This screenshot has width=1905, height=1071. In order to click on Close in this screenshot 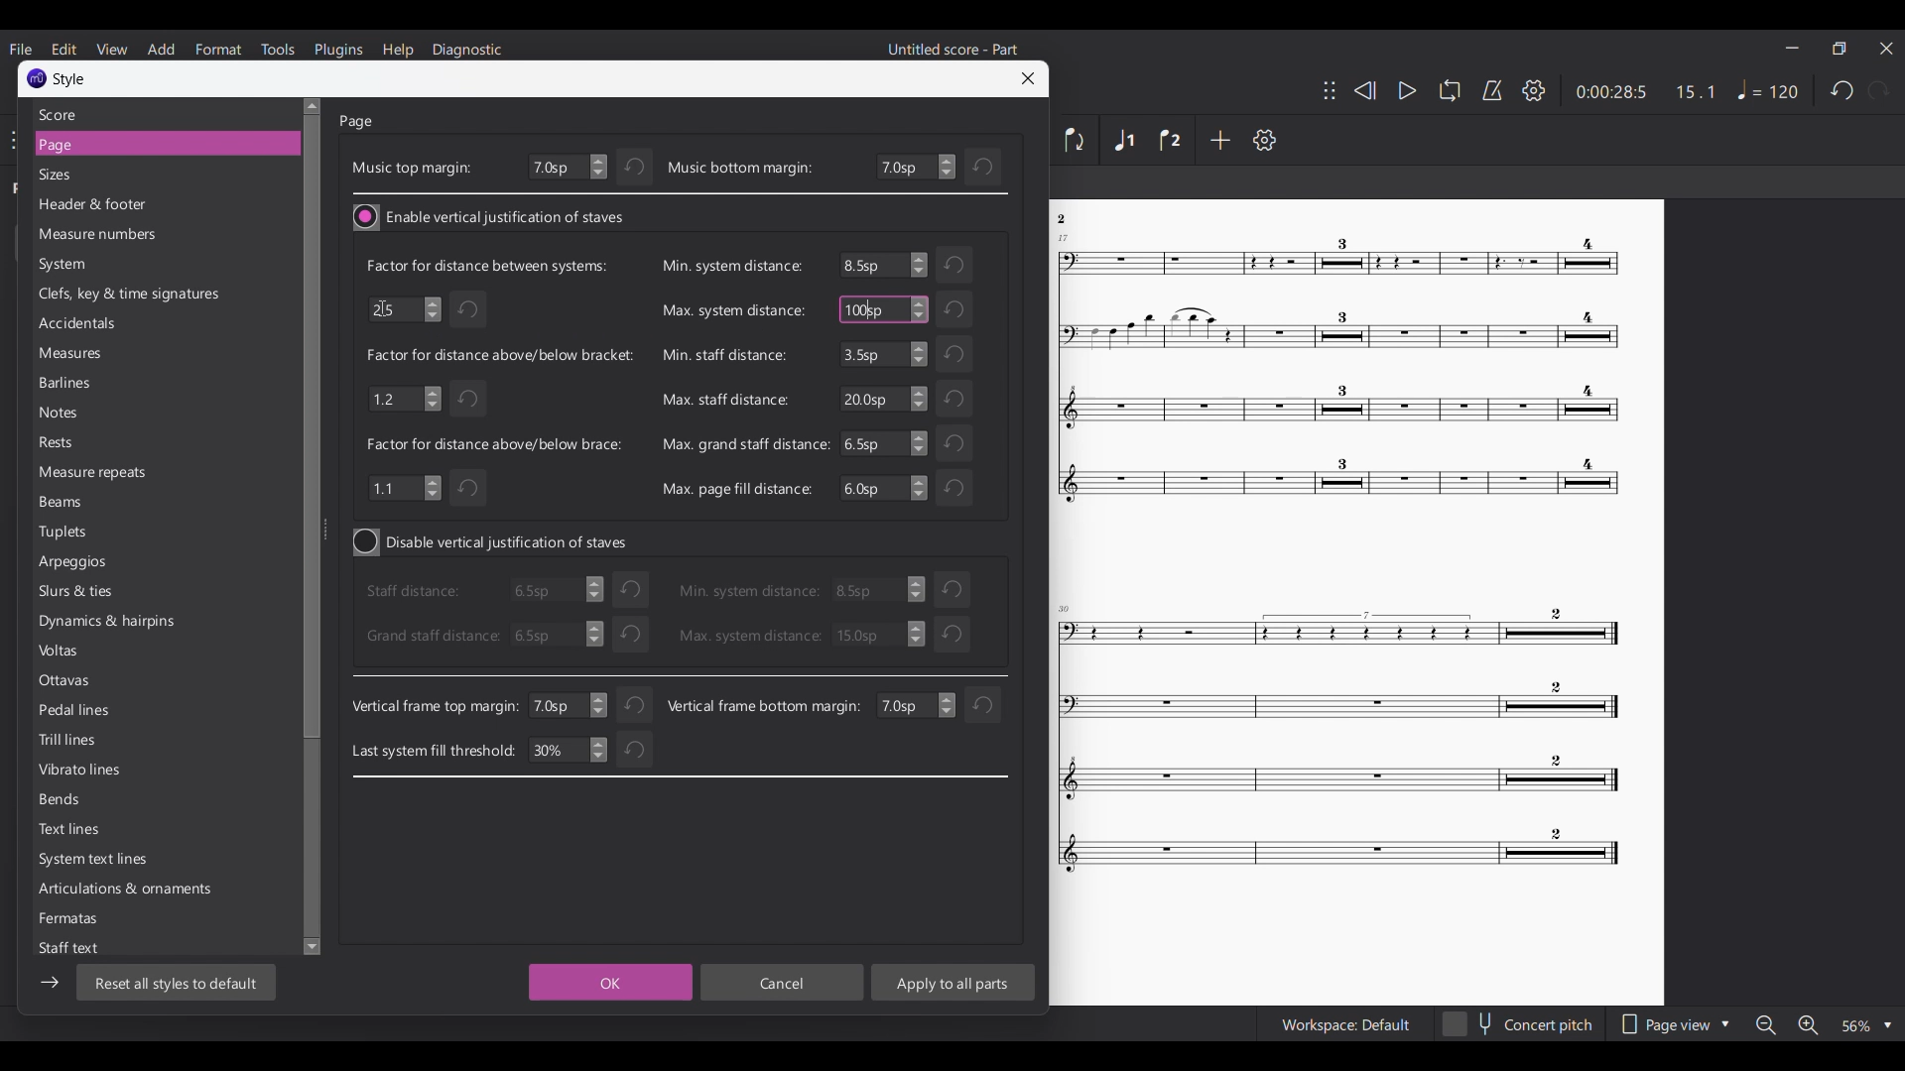, I will do `click(1029, 78)`.